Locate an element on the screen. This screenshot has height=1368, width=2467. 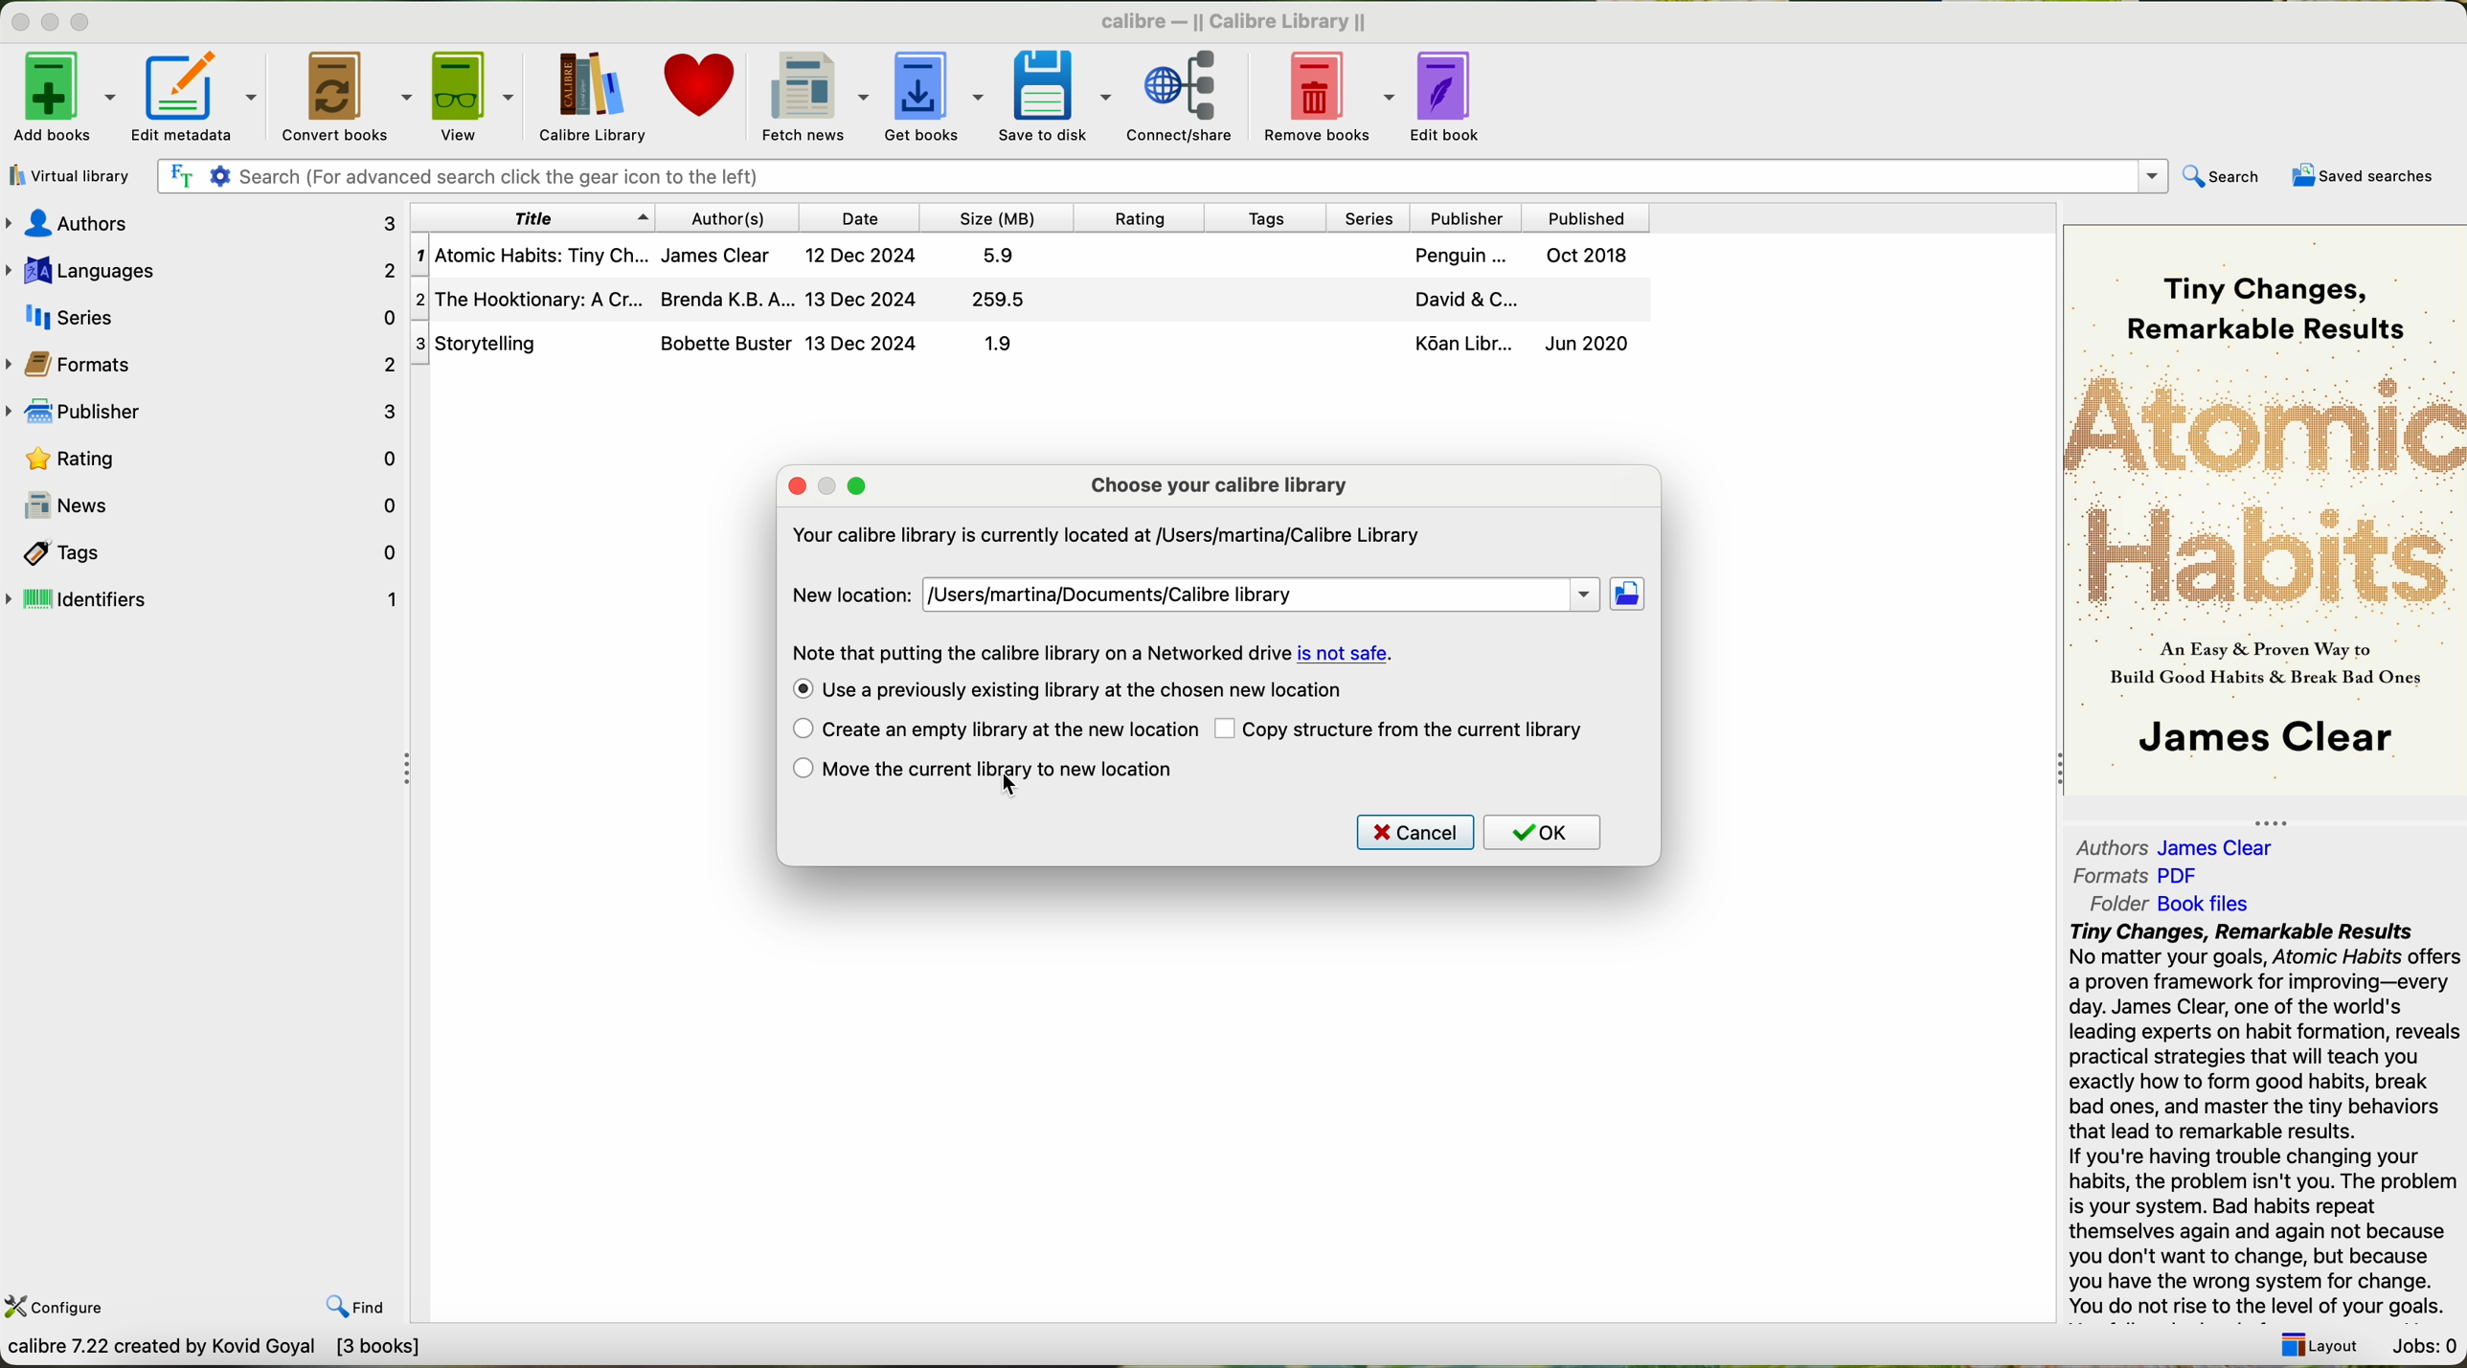
is not safe is located at coordinates (1345, 653).